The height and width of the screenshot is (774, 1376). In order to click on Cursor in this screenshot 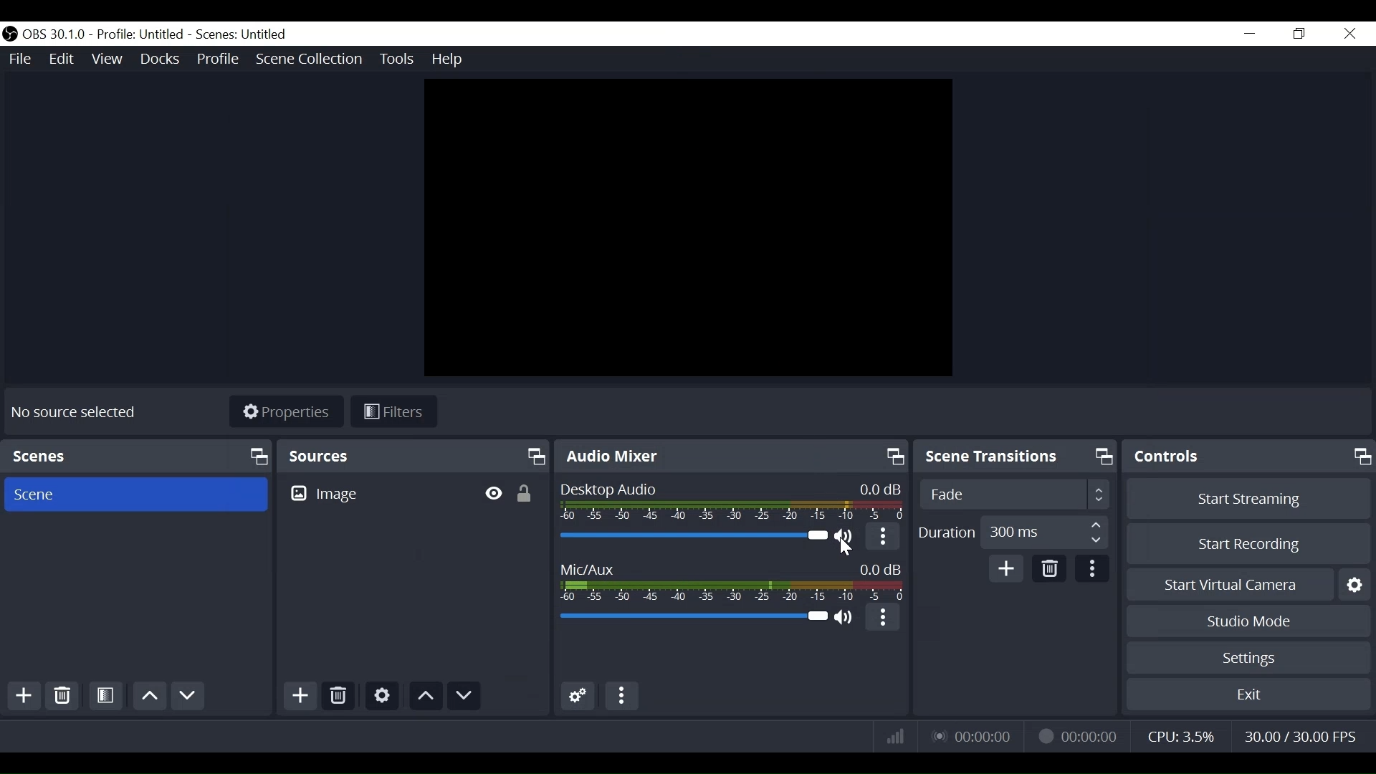, I will do `click(853, 550)`.